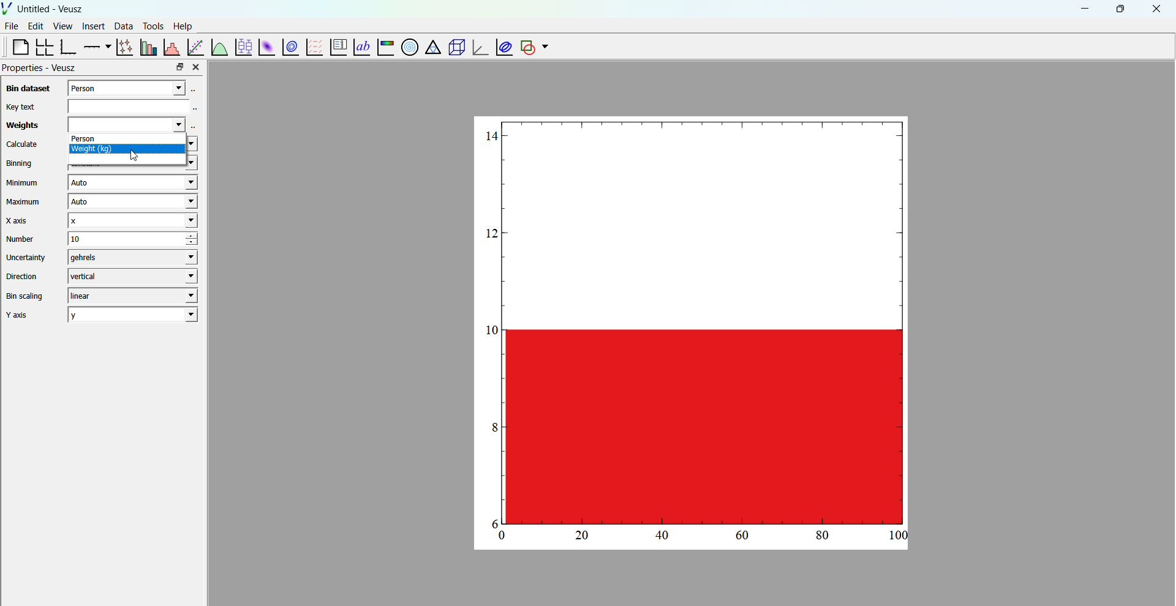 This screenshot has width=1176, height=606. I want to click on Histogram of a dataset, so click(171, 46).